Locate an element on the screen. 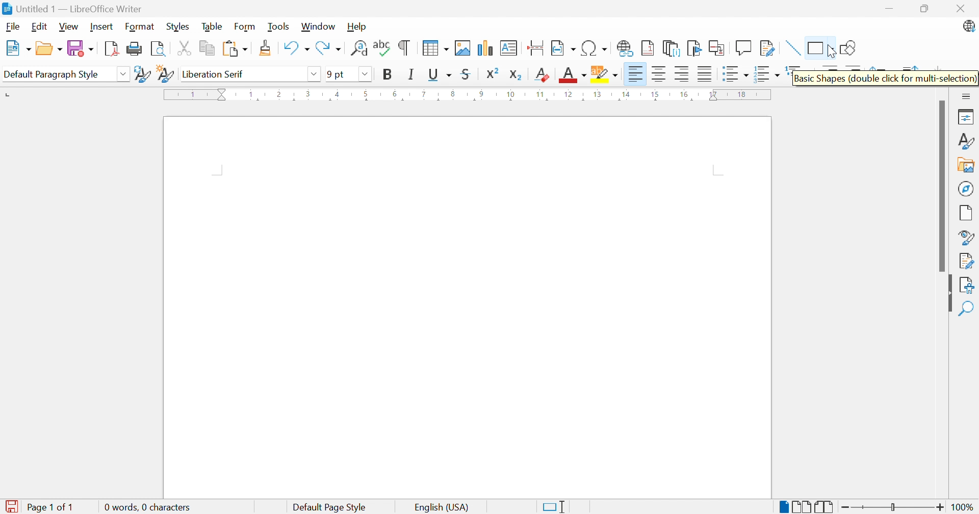 This screenshot has width=979, height=514. Export as PDF is located at coordinates (111, 49).